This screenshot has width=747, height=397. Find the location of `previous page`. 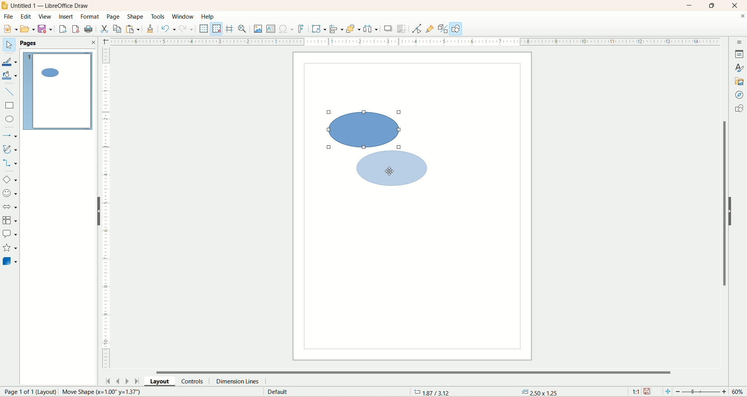

previous page is located at coordinates (118, 381).